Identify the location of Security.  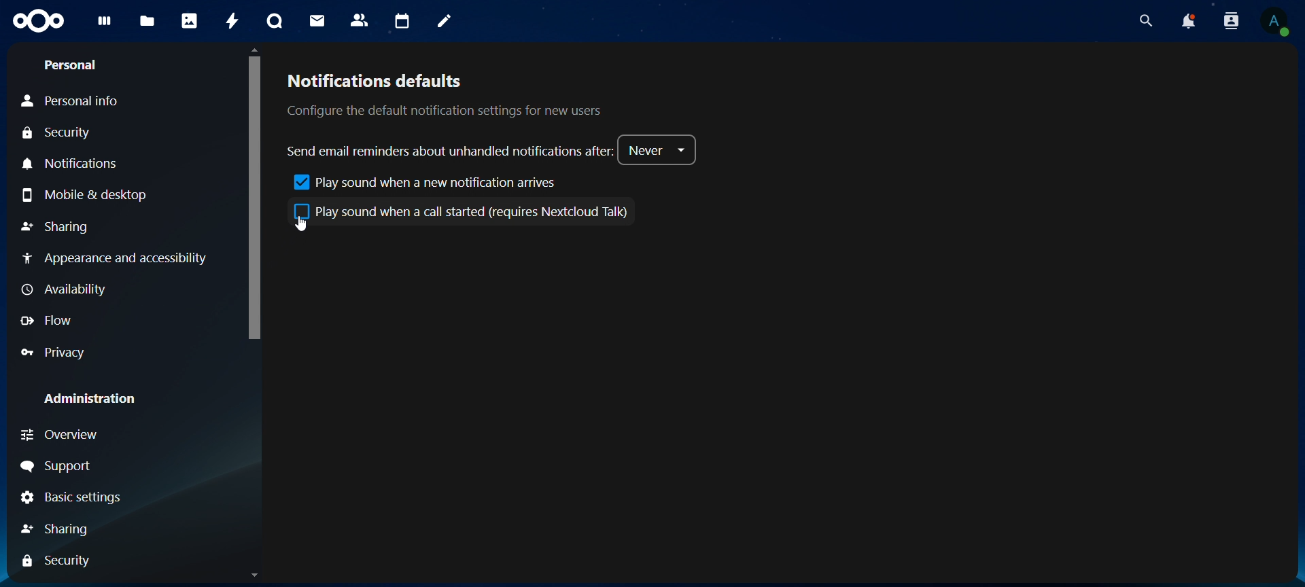
(56, 135).